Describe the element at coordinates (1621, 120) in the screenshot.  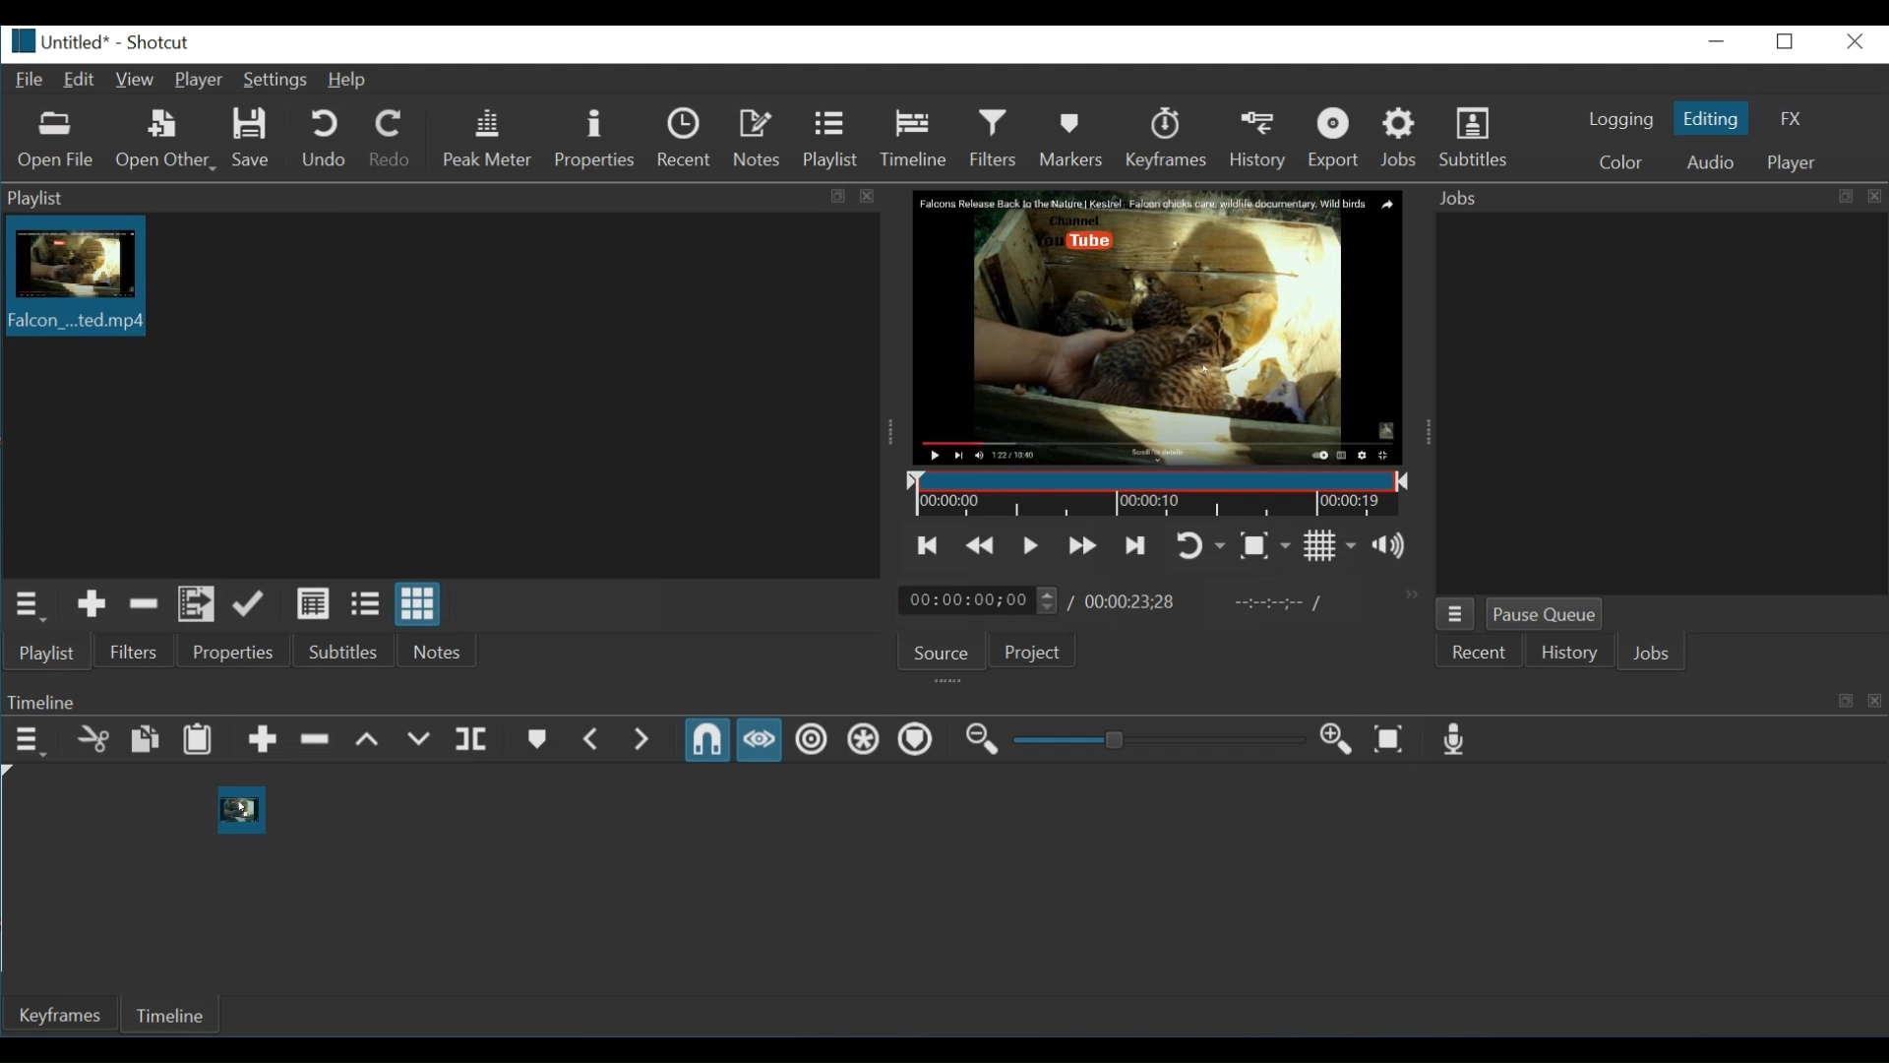
I see `logging` at that location.